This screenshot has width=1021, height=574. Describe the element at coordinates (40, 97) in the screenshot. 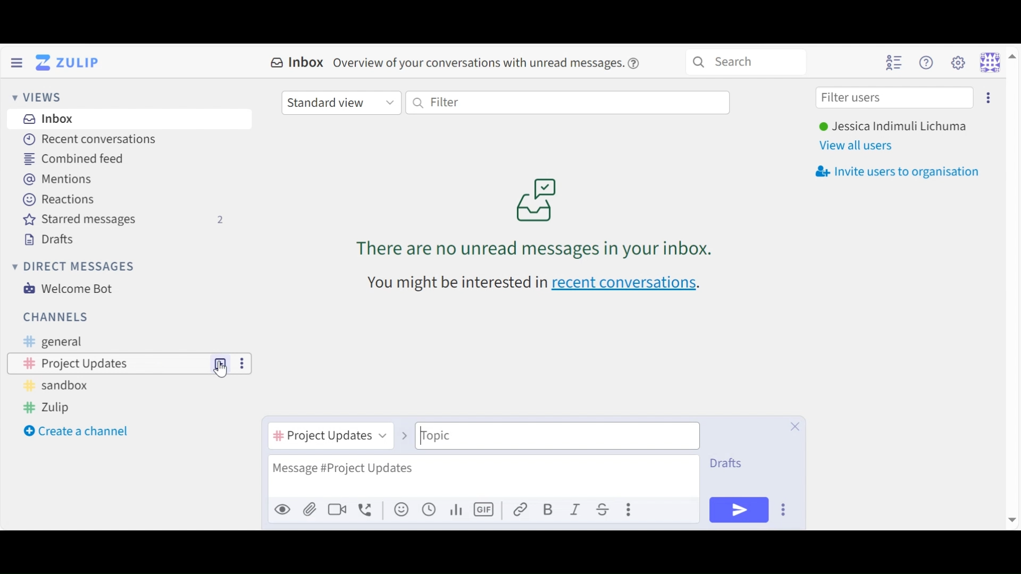

I see `Views` at that location.